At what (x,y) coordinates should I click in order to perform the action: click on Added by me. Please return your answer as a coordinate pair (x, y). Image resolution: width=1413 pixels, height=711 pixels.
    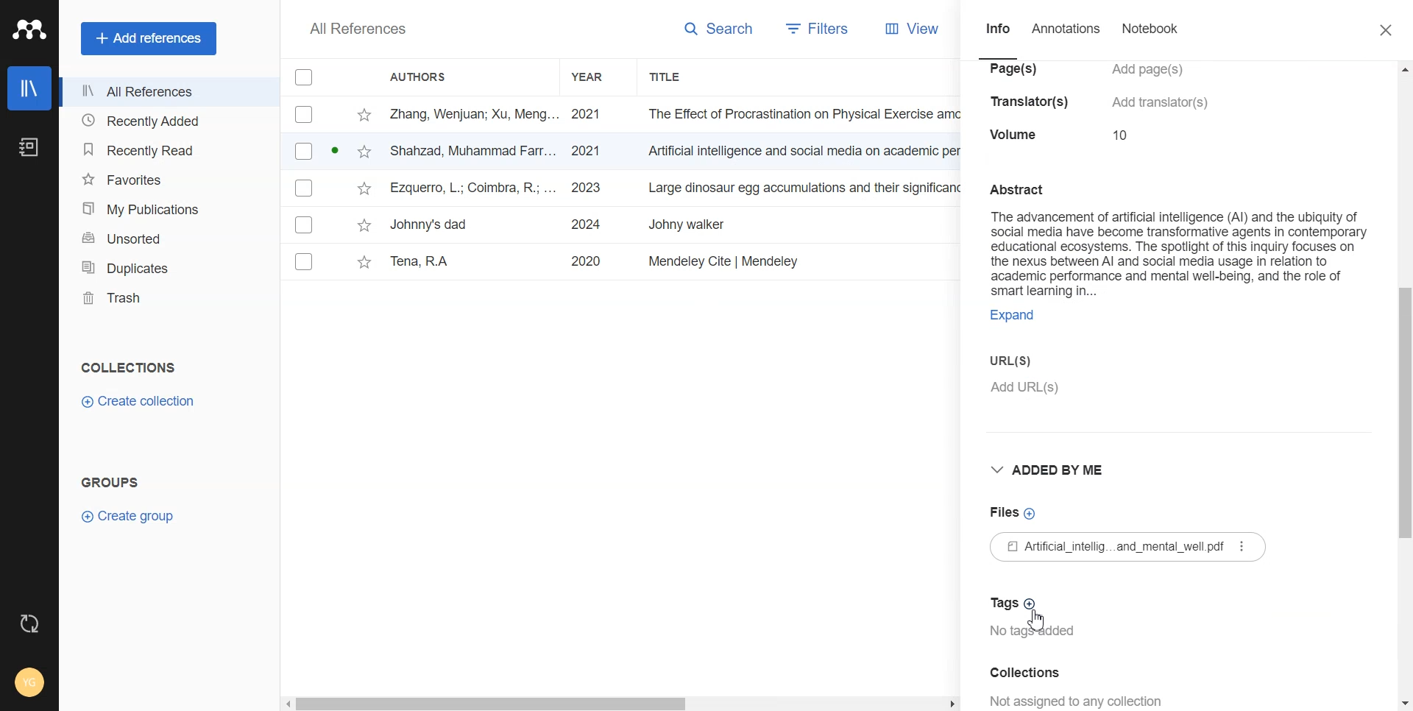
    Looking at the image, I should click on (1056, 470).